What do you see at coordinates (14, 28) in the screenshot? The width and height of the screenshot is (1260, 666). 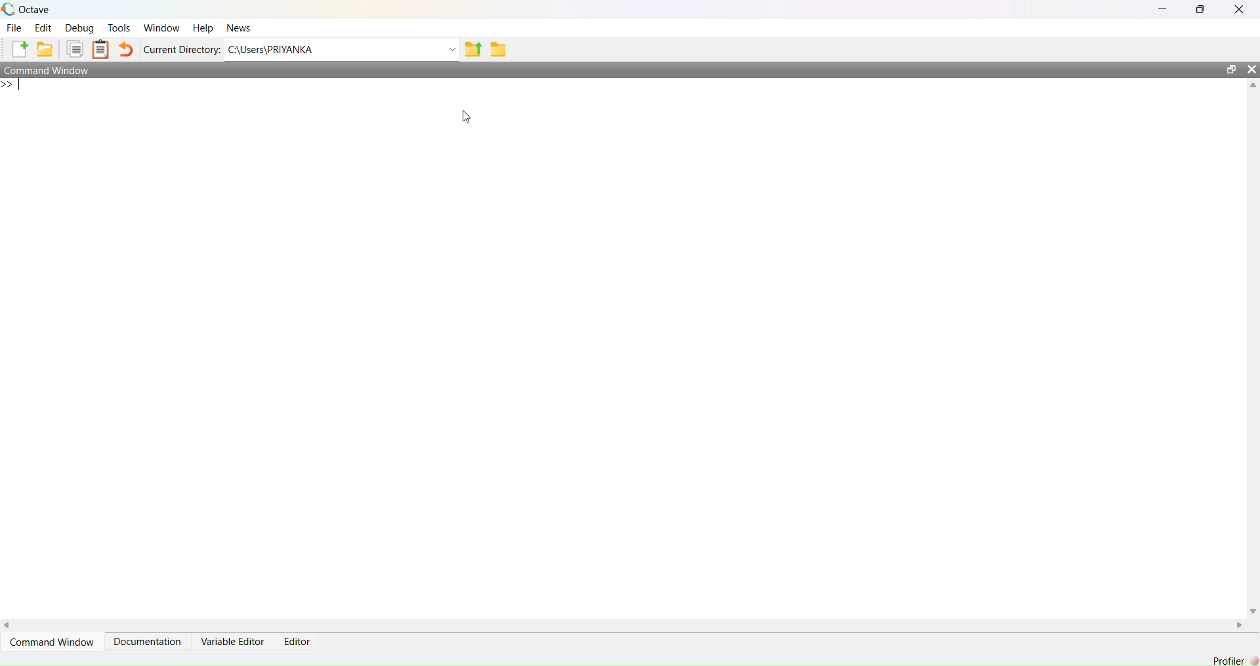 I see `File` at bounding box center [14, 28].